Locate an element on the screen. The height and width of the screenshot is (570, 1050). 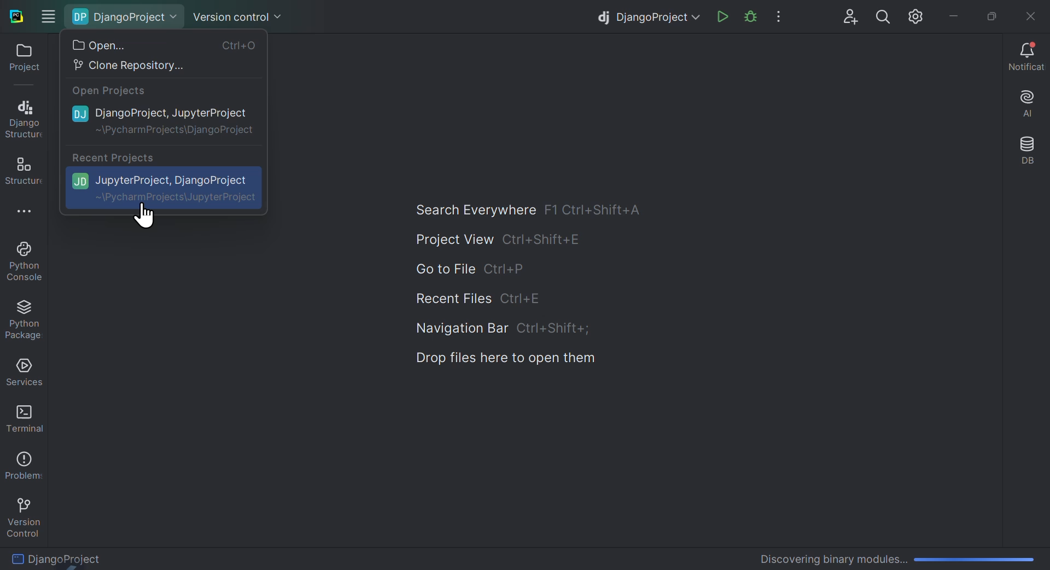
shortcut is located at coordinates (542, 240).